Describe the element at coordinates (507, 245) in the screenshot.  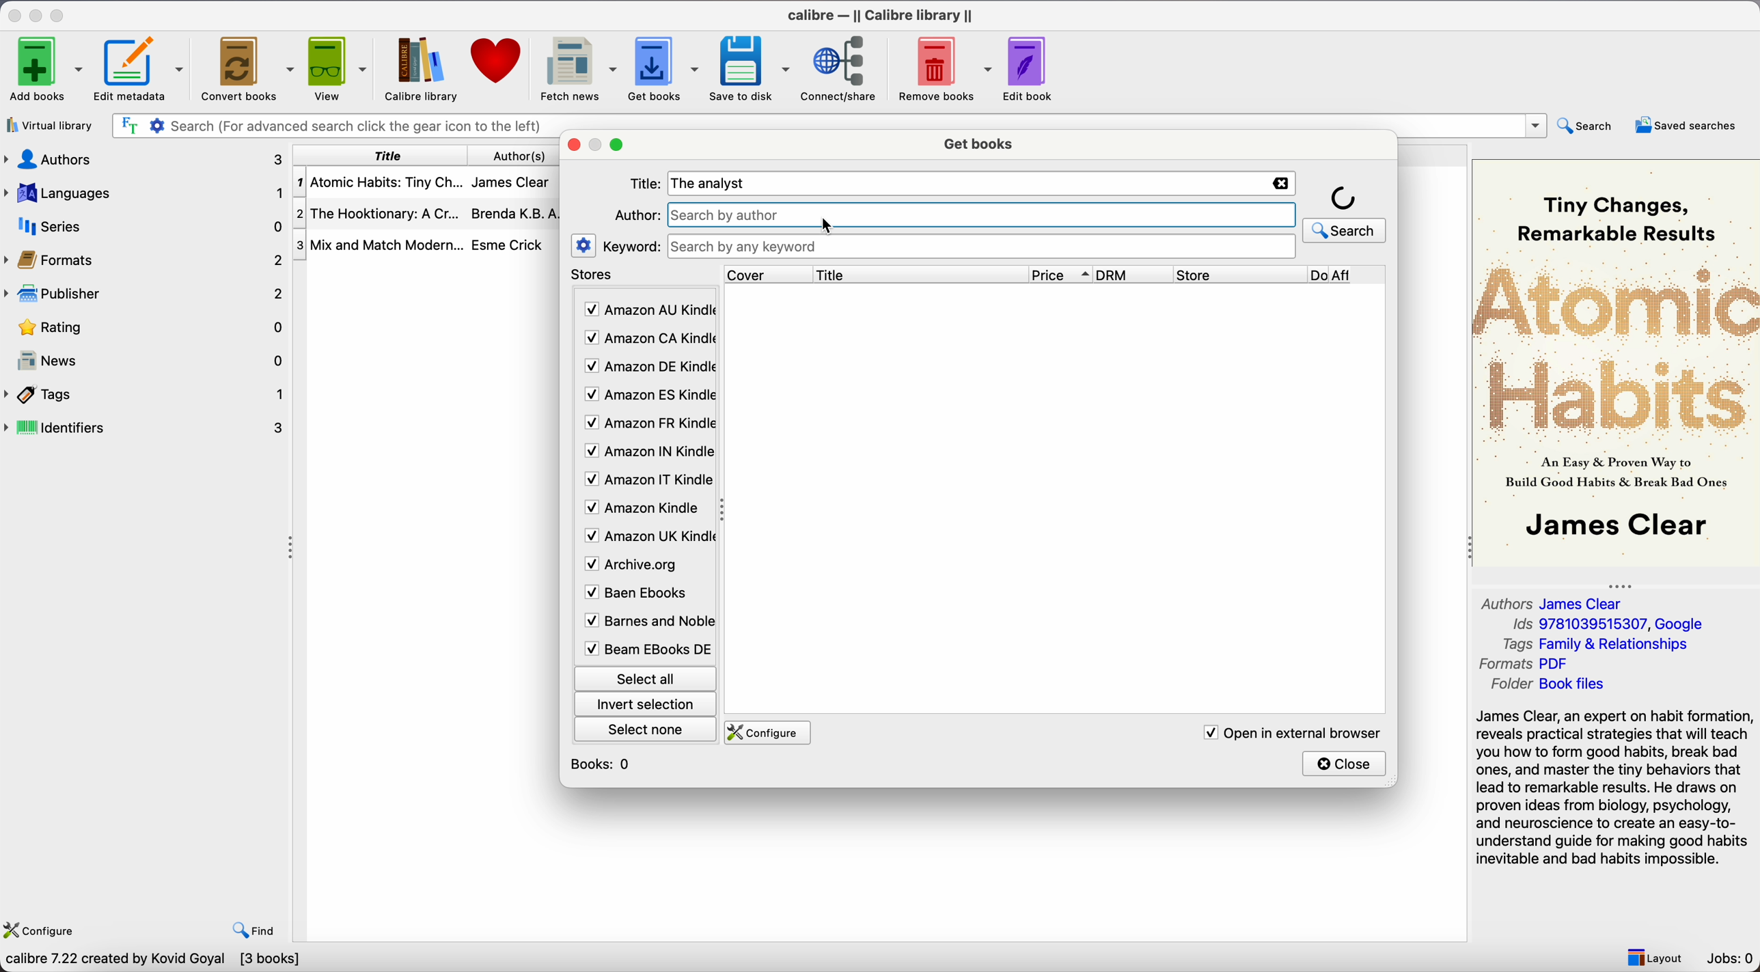
I see `Esme Crick` at that location.